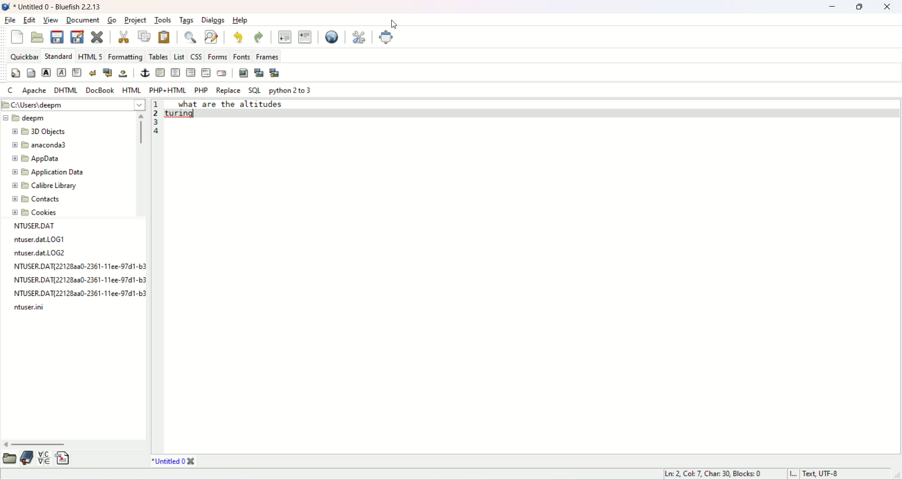  I want to click on horizontal rule, so click(160, 73).